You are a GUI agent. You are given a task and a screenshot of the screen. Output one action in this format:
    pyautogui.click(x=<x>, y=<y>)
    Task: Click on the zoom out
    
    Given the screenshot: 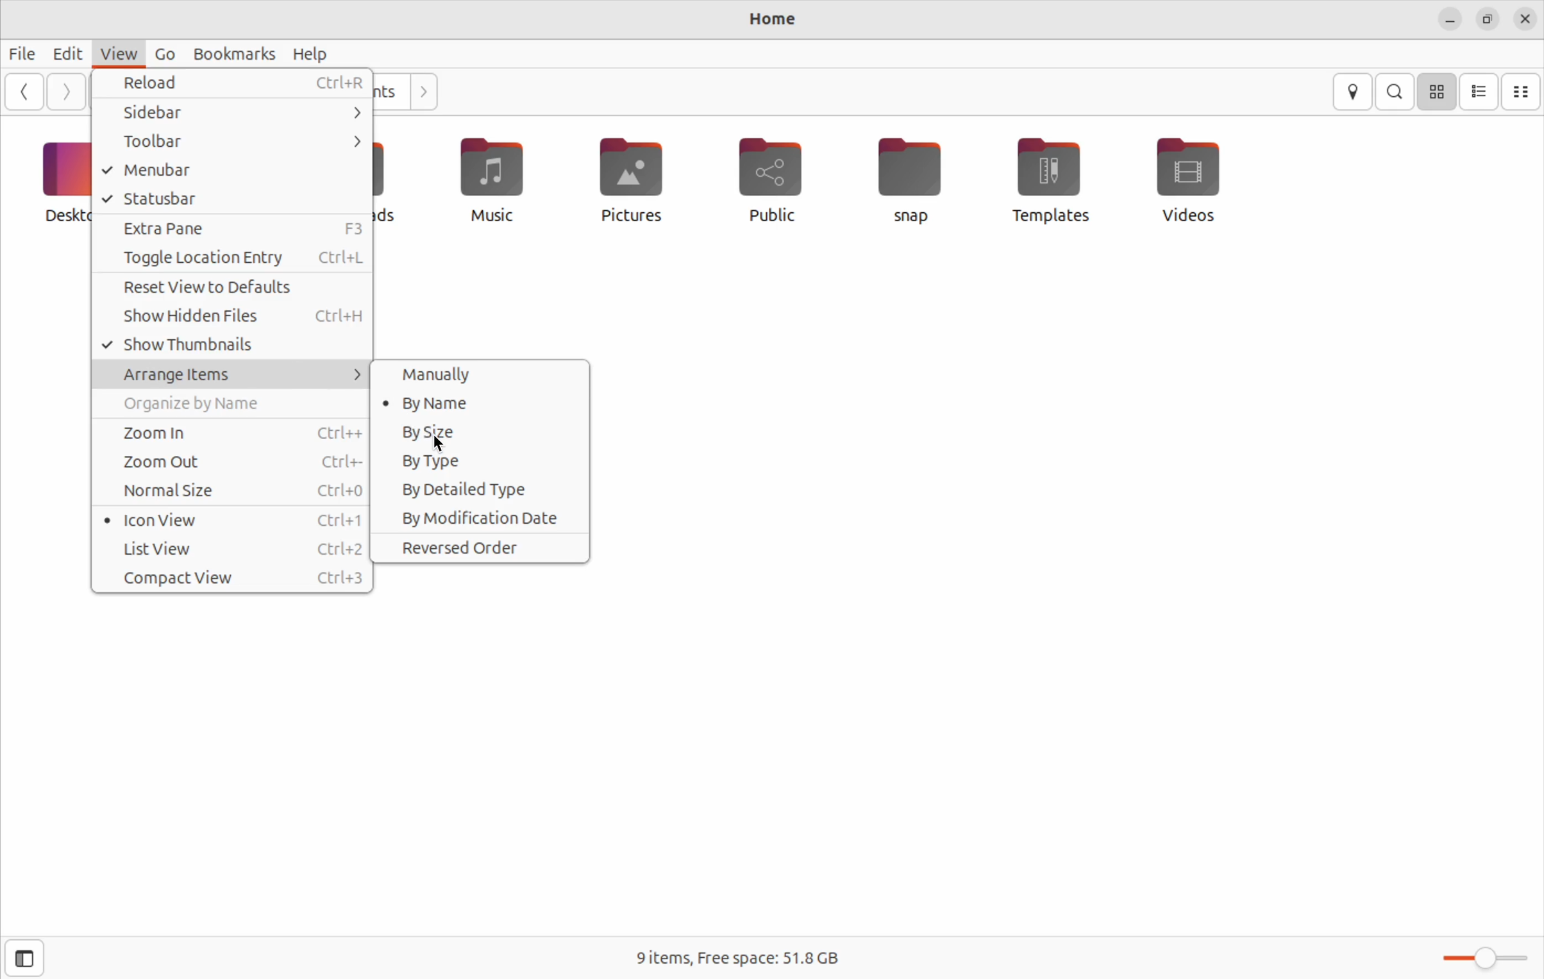 What is the action you would take?
    pyautogui.click(x=232, y=464)
    